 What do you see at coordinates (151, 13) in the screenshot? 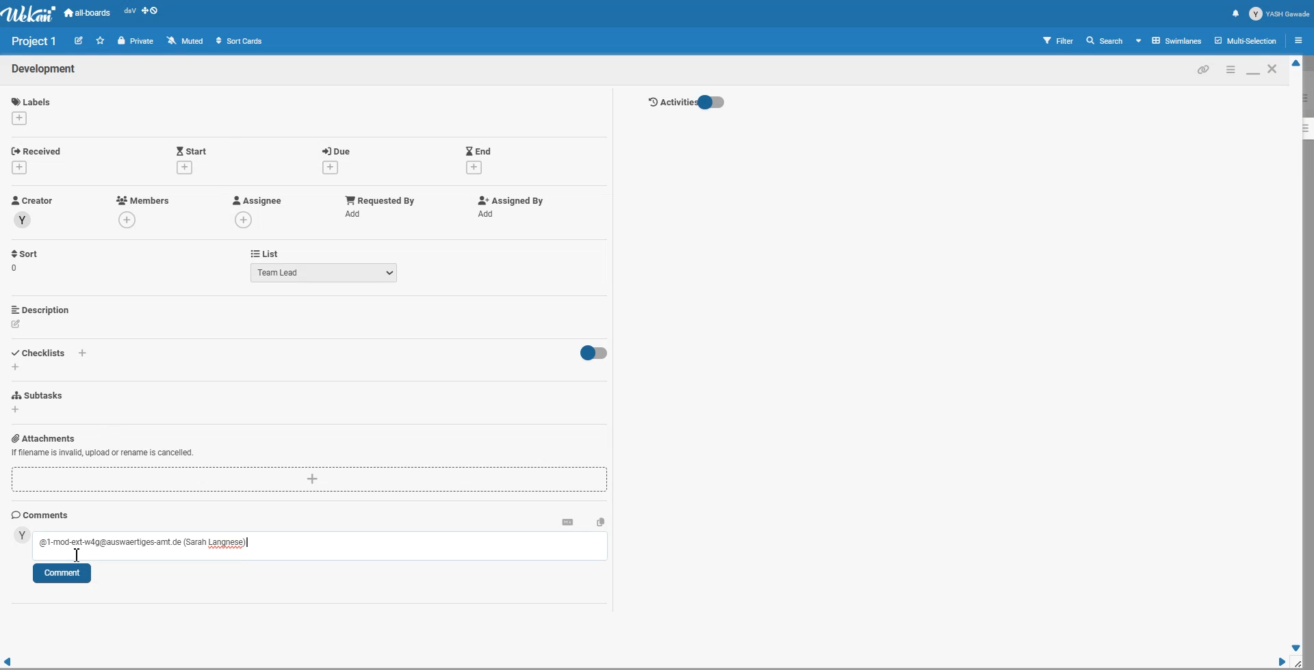
I see `Show desktop drag handle` at bounding box center [151, 13].